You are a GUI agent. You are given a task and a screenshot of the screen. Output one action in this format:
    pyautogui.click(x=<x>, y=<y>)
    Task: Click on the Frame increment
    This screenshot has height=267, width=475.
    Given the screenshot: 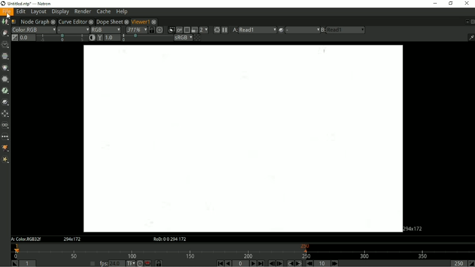 What is the action you would take?
    pyautogui.click(x=322, y=264)
    